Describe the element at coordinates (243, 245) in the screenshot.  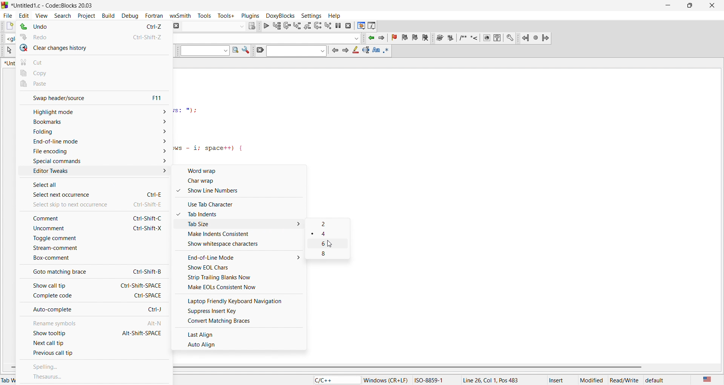
I see `show whitespace characters` at that location.